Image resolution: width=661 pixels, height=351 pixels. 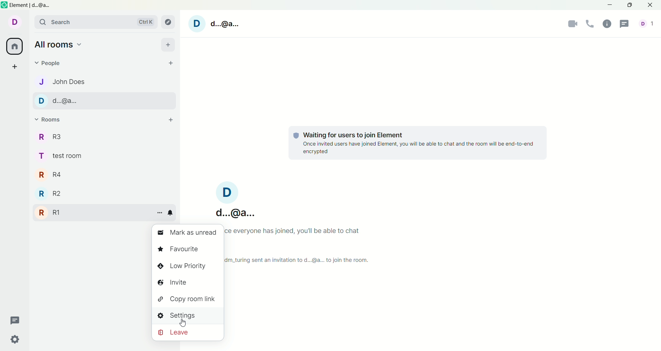 I want to click on add, so click(x=168, y=45).